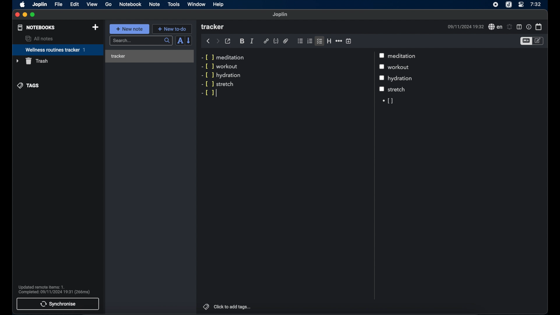 Image resolution: width=560 pixels, height=315 pixels. Describe the element at coordinates (58, 304) in the screenshot. I see `synchronise` at that location.